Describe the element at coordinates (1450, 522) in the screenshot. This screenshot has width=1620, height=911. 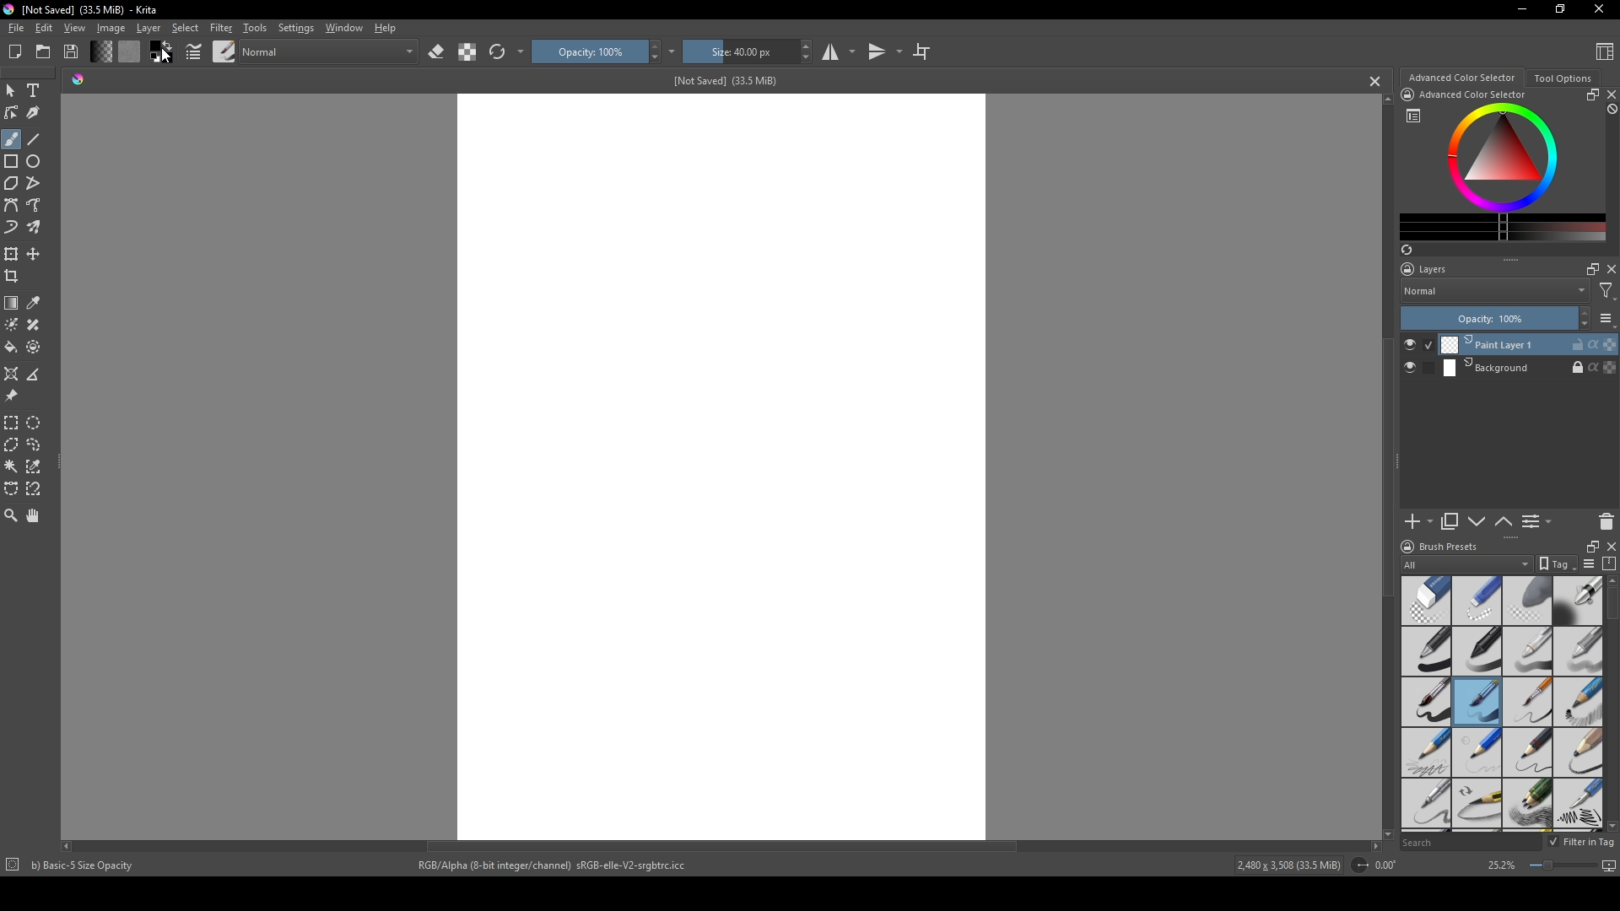
I see `copy` at that location.